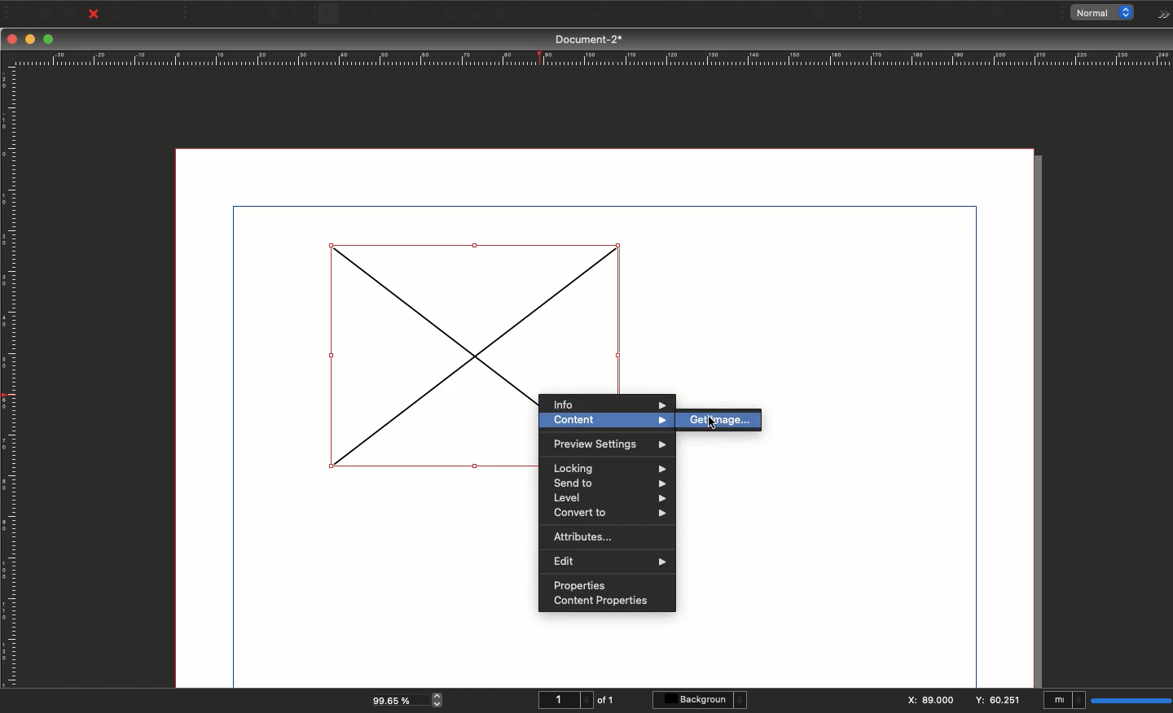 The width and height of the screenshot is (1173, 713). I want to click on Zoom in or out, so click(648, 16).